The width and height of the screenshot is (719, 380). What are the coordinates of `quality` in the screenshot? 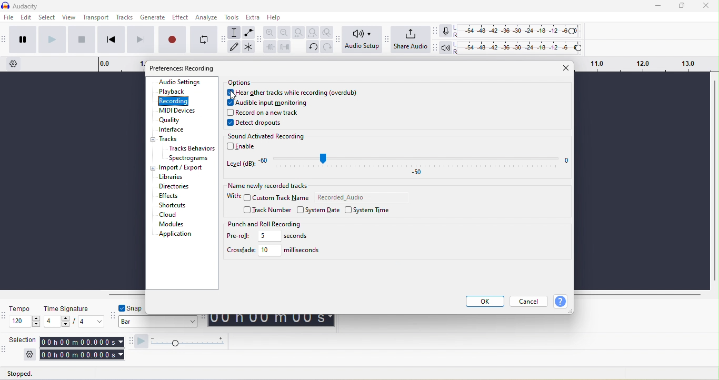 It's located at (169, 120).